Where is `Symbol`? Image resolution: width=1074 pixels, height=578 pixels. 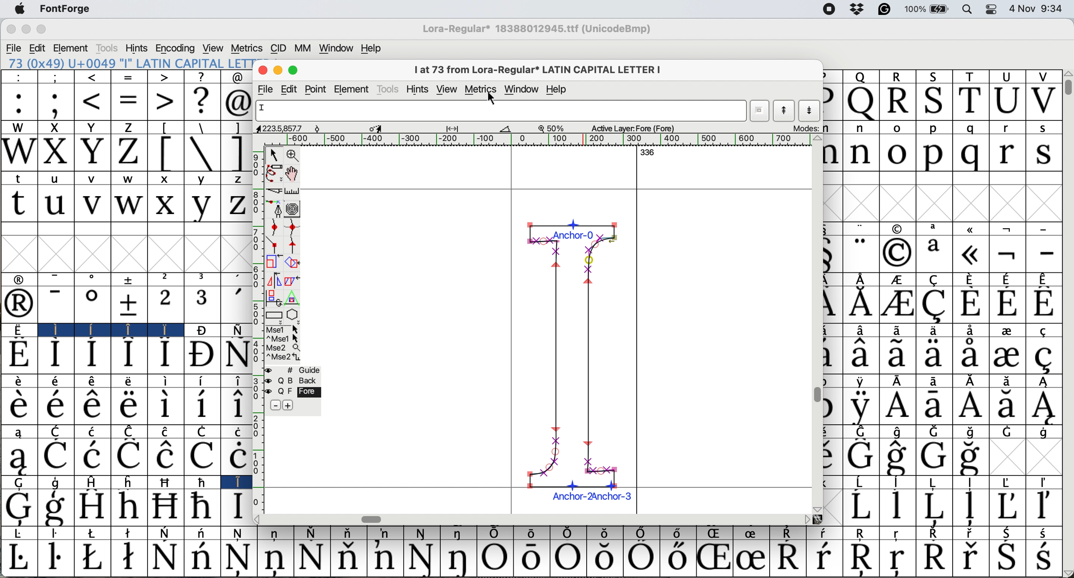 Symbol is located at coordinates (55, 405).